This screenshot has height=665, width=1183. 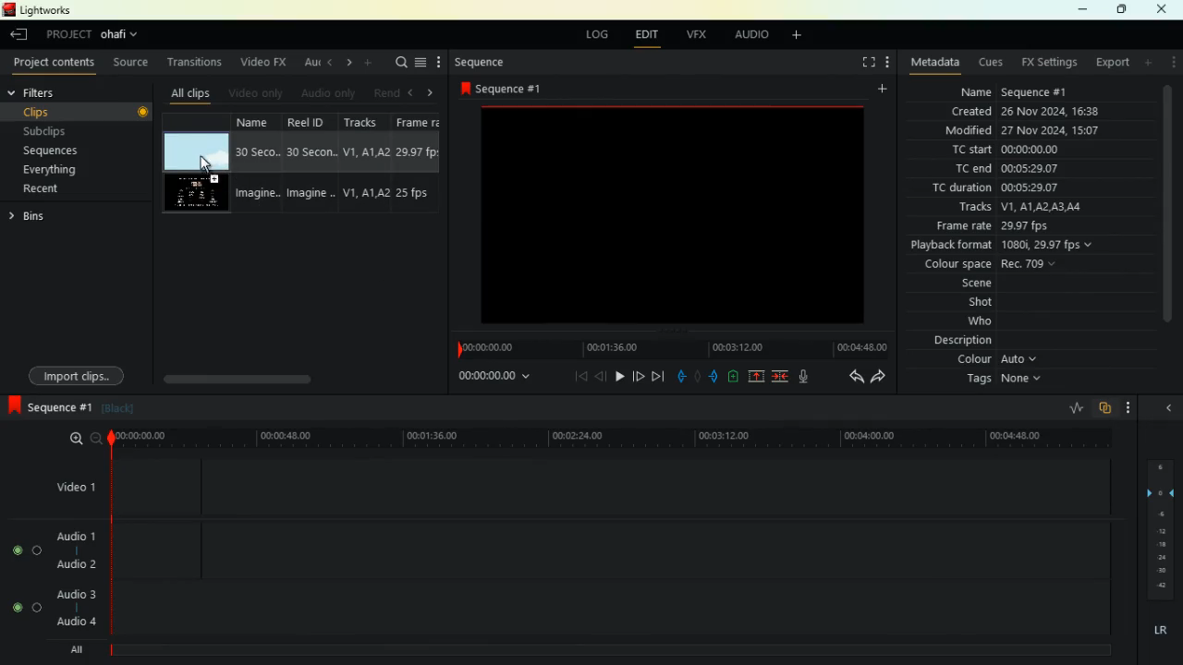 What do you see at coordinates (675, 220) in the screenshot?
I see `screen` at bounding box center [675, 220].